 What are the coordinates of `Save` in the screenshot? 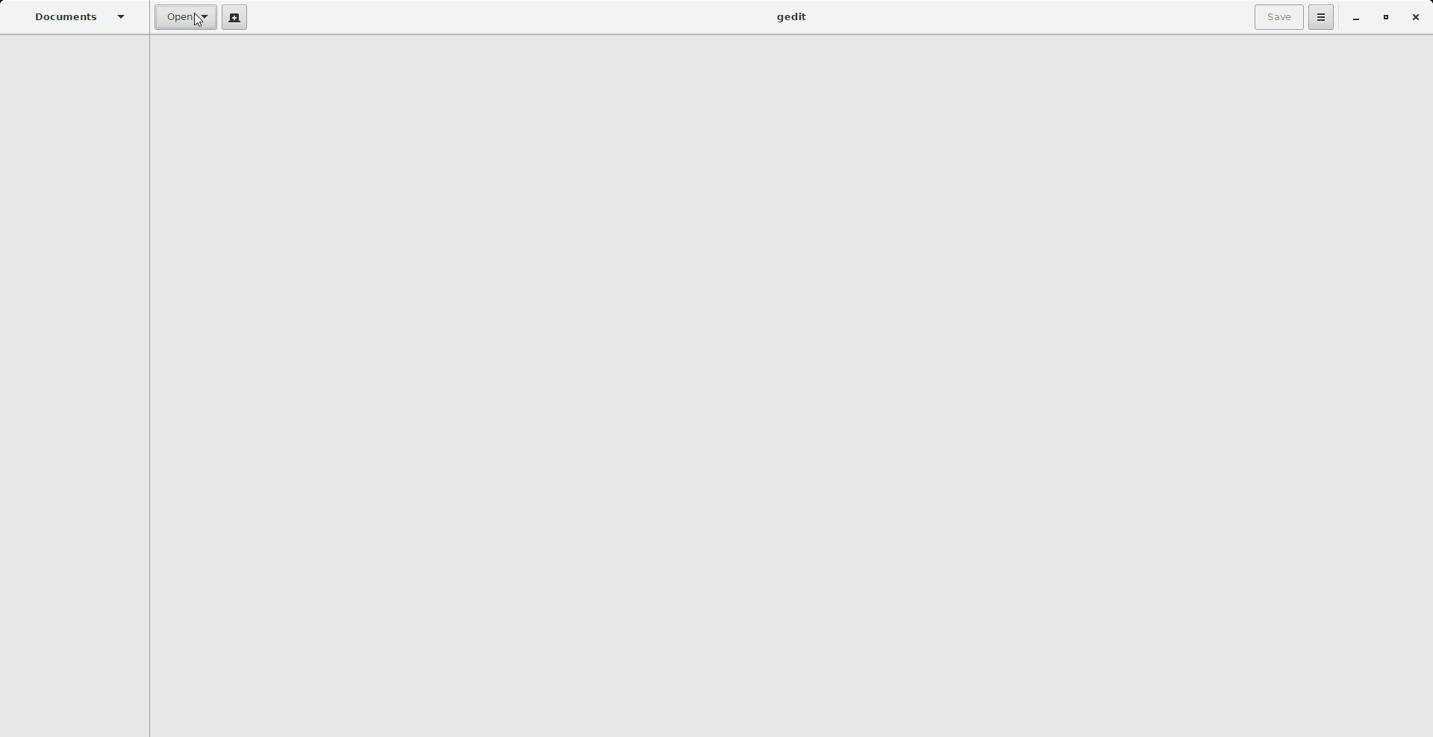 It's located at (1279, 18).